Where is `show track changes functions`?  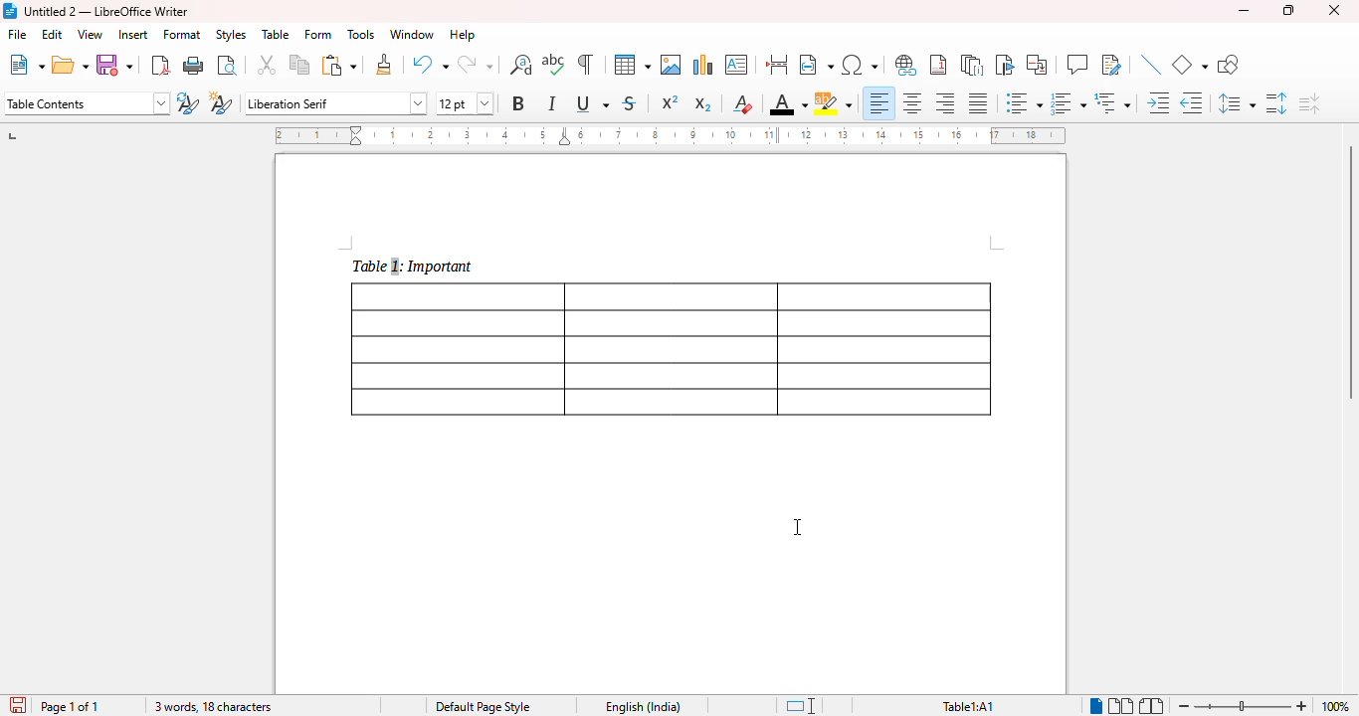
show track changes functions is located at coordinates (1112, 64).